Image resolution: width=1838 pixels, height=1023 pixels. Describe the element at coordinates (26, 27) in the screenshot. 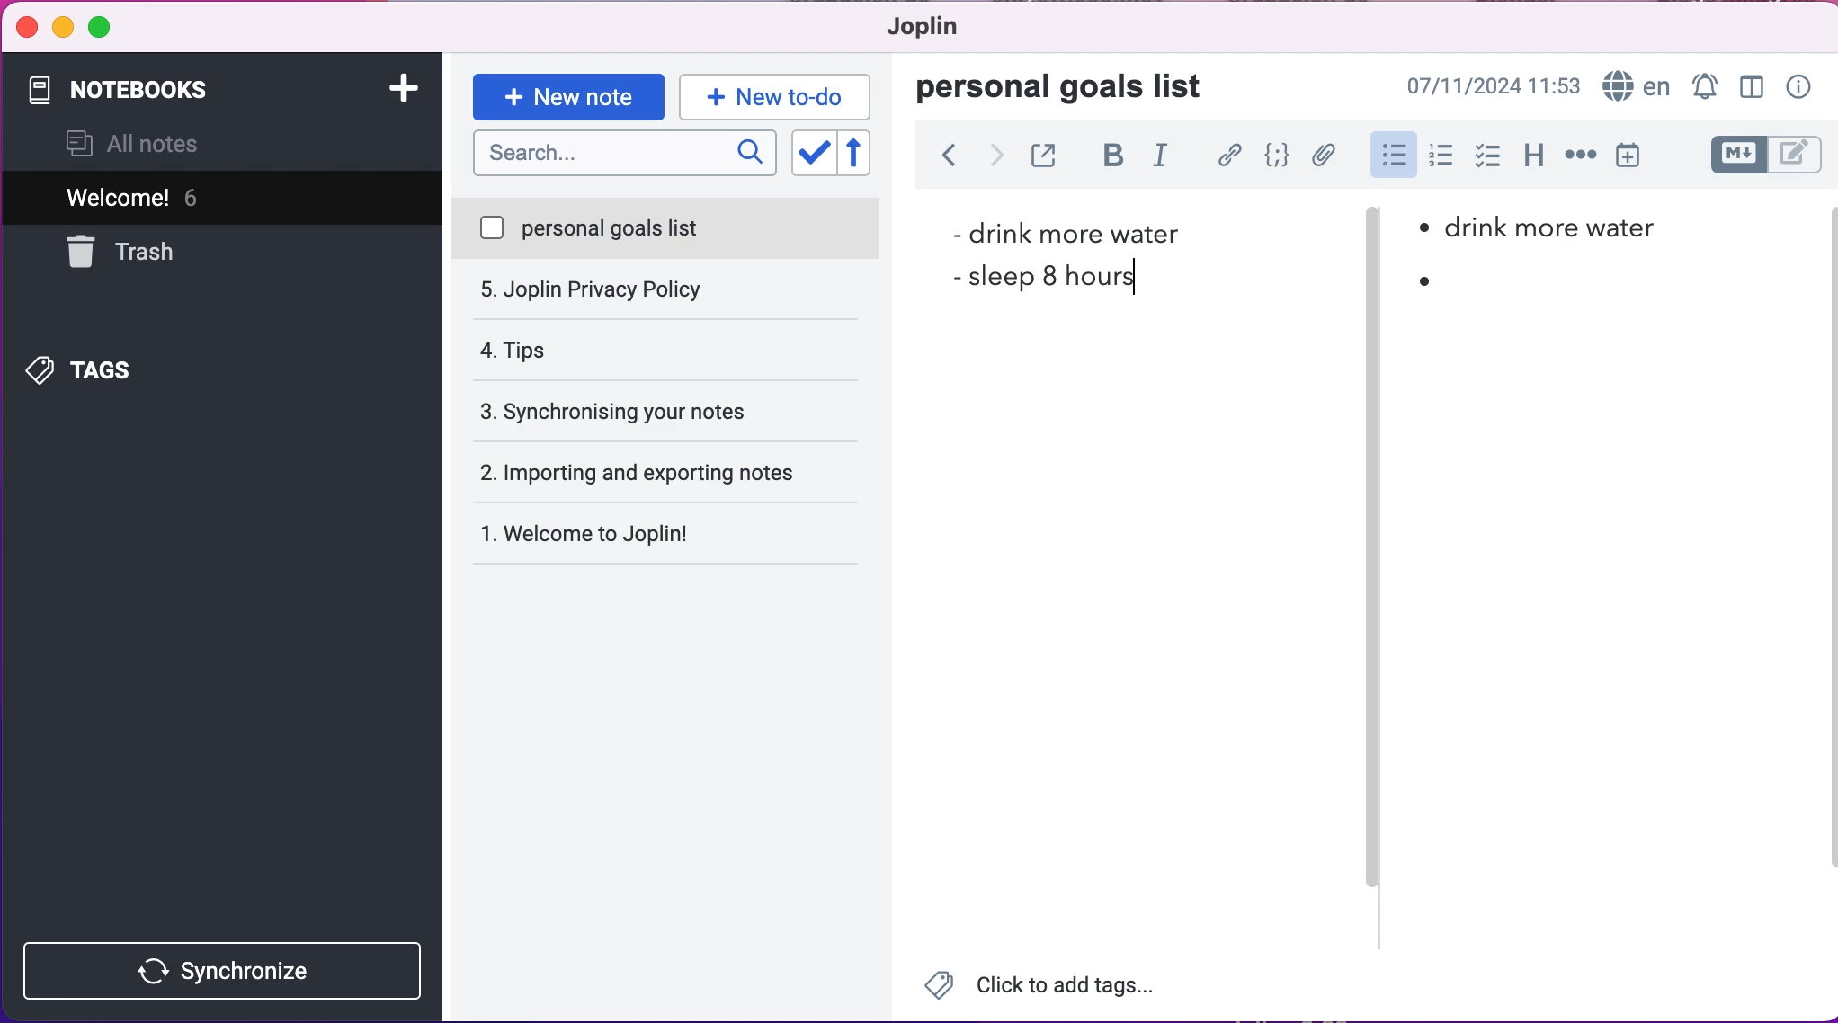

I see `close` at that location.